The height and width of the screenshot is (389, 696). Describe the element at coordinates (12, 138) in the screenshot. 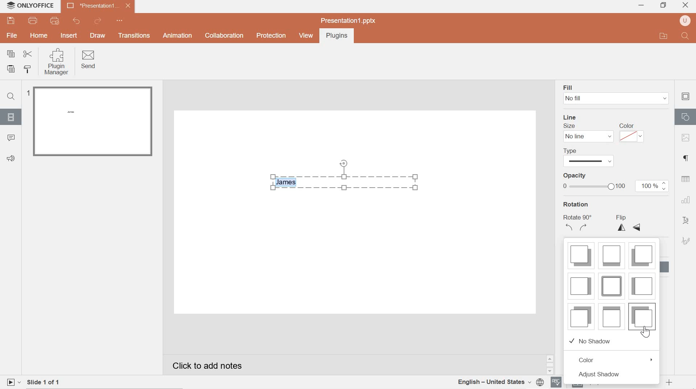

I see `comments` at that location.